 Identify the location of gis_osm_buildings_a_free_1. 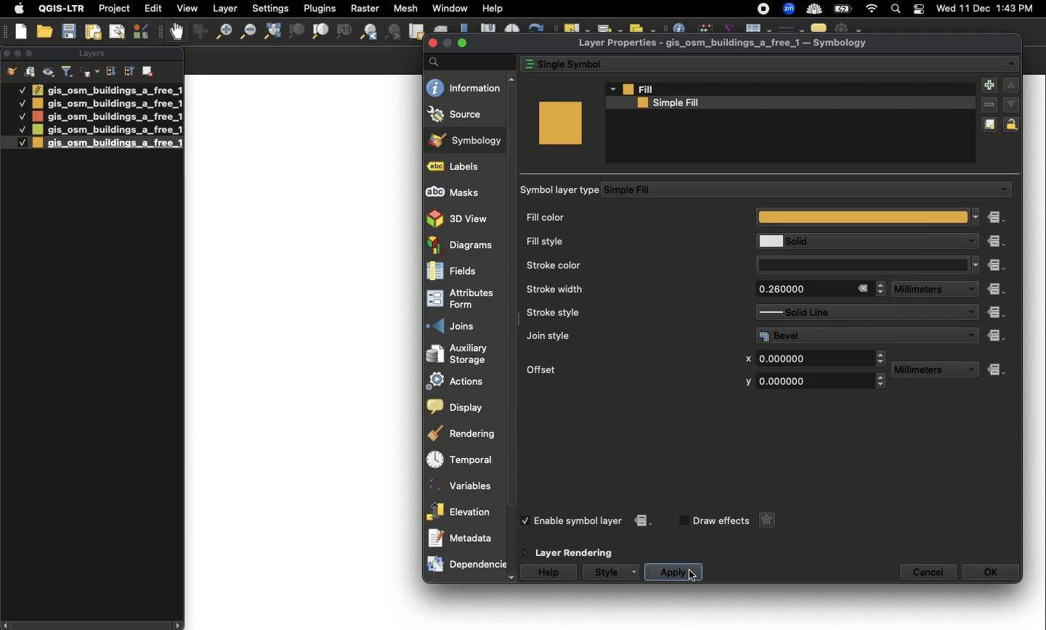
(106, 130).